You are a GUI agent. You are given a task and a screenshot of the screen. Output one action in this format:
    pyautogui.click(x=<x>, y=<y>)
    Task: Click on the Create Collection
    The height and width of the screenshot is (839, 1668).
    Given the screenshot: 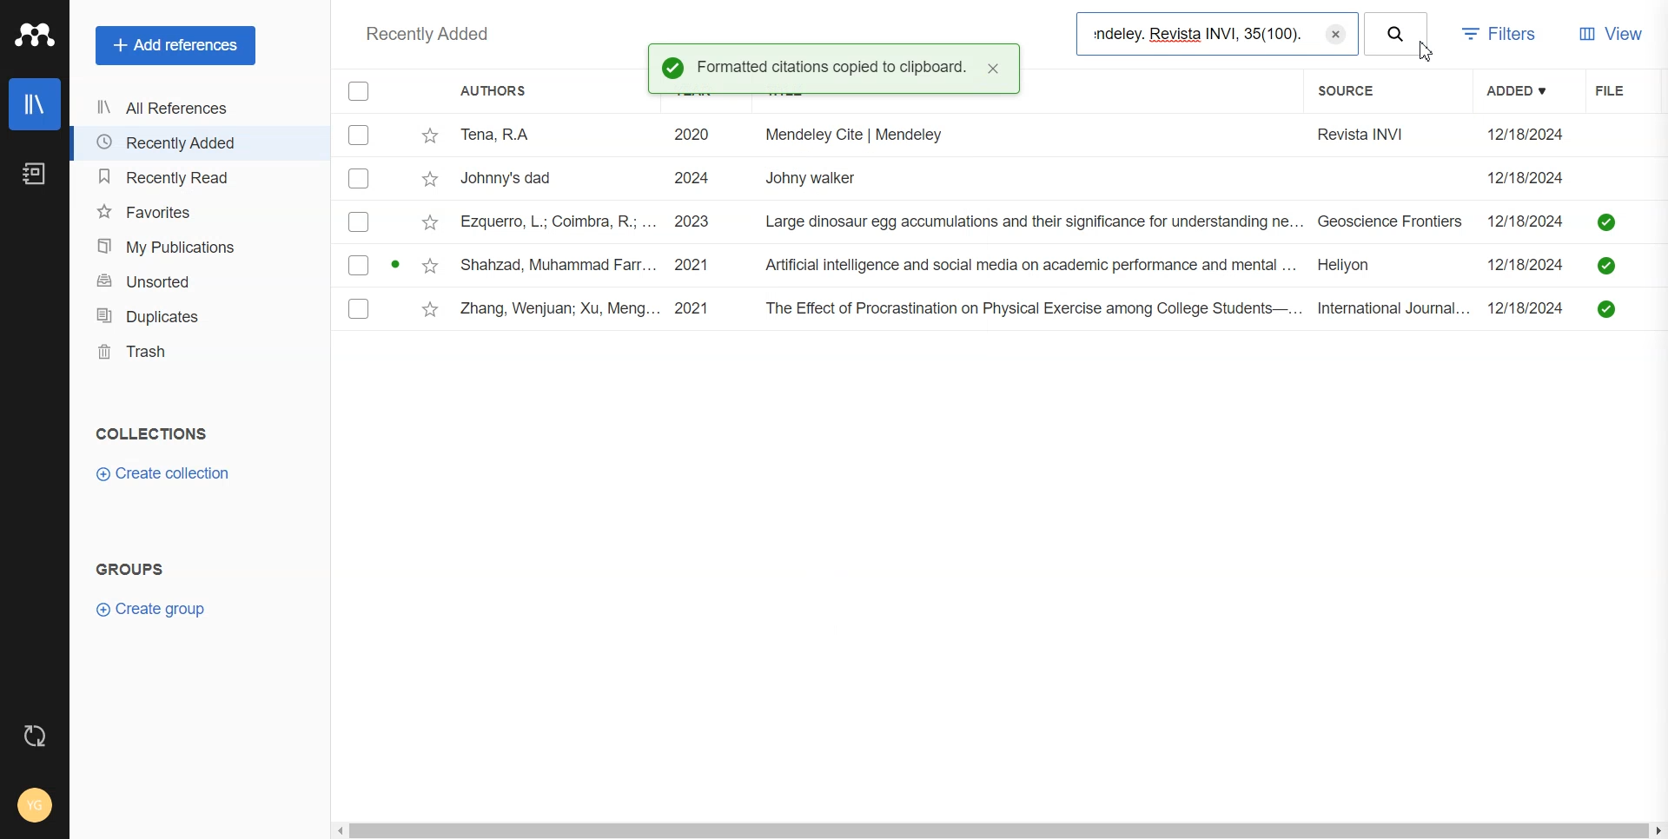 What is the action you would take?
    pyautogui.click(x=164, y=474)
    